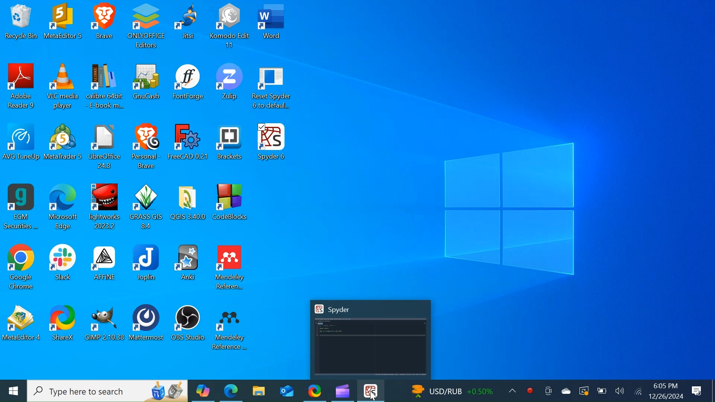 This screenshot has height=402, width=715. What do you see at coordinates (342, 390) in the screenshot?
I see `Microsoft Clipchamp Desktop Icon` at bounding box center [342, 390].